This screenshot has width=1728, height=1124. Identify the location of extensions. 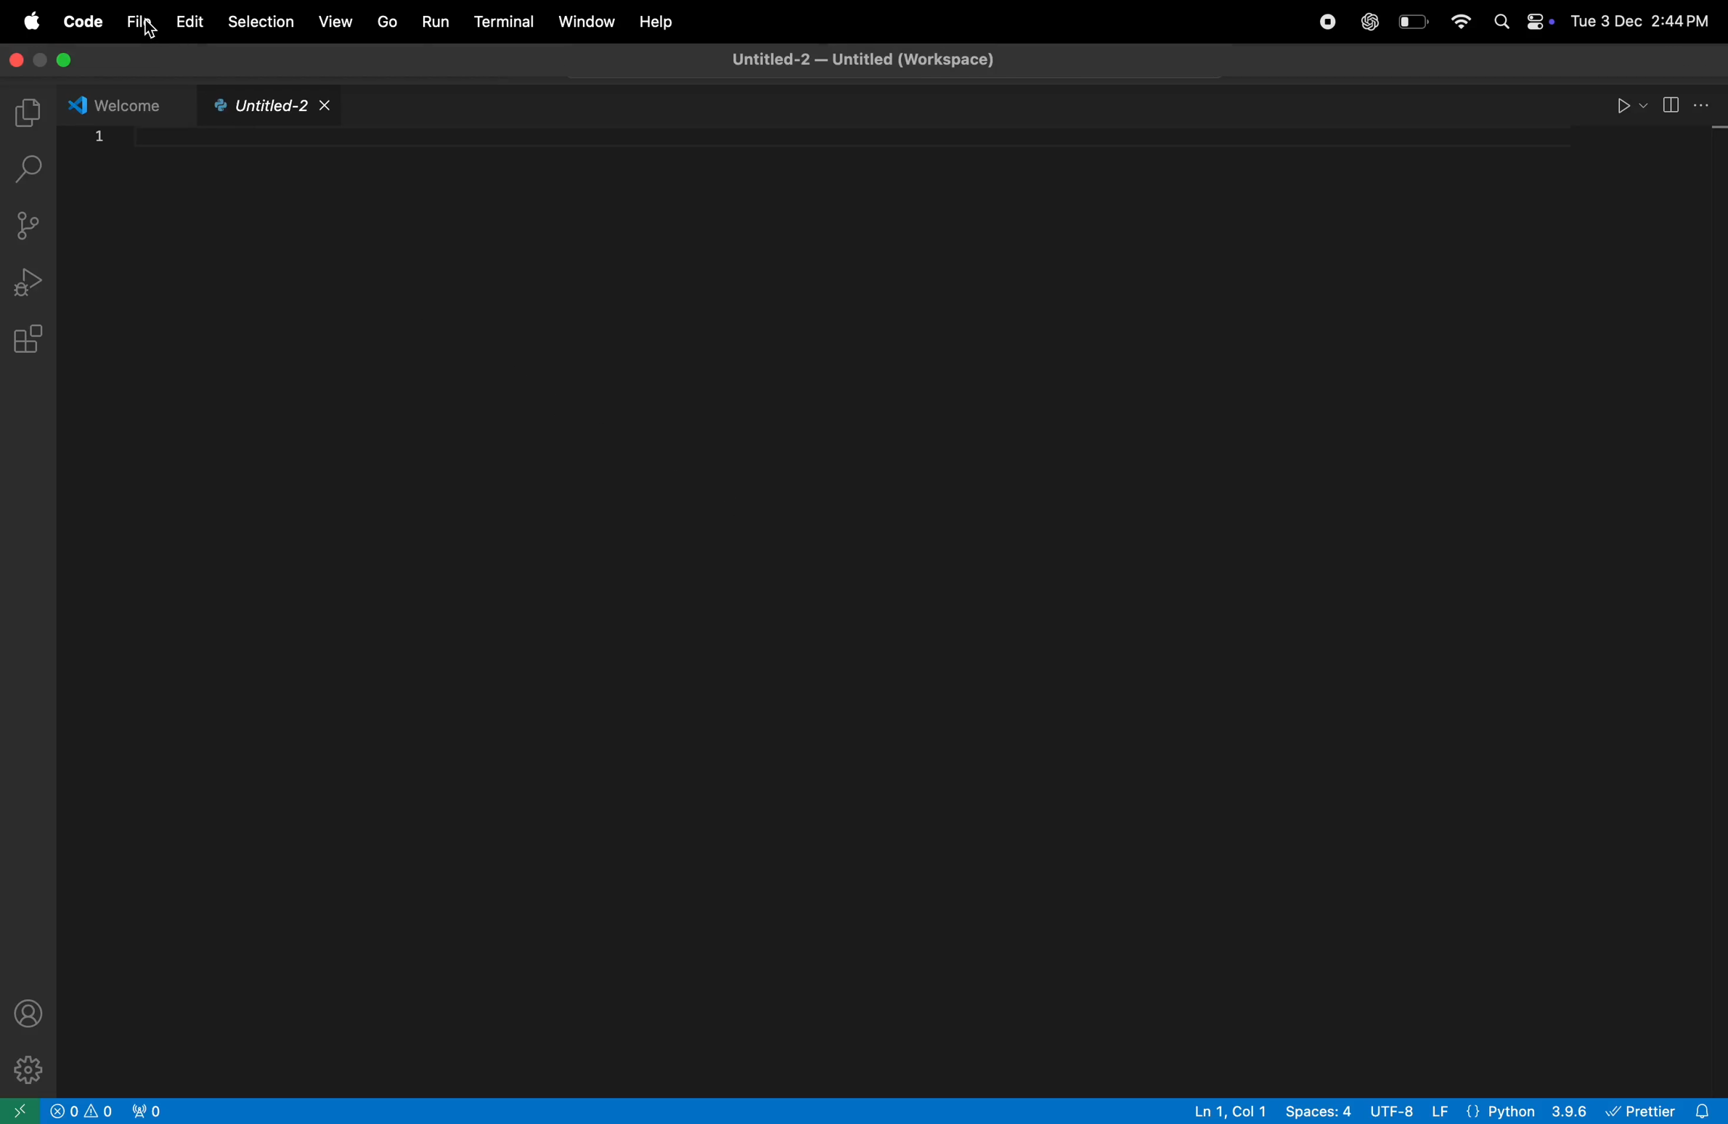
(32, 341).